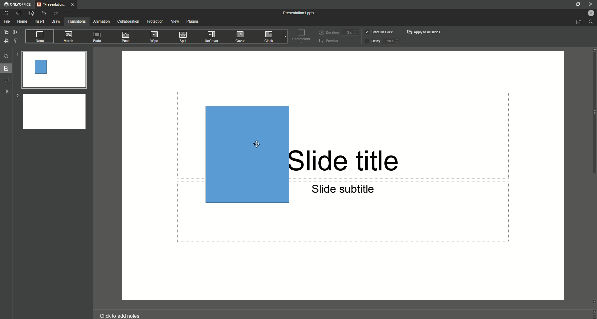  What do you see at coordinates (53, 71) in the screenshot?
I see `Slide 1 preview` at bounding box center [53, 71].